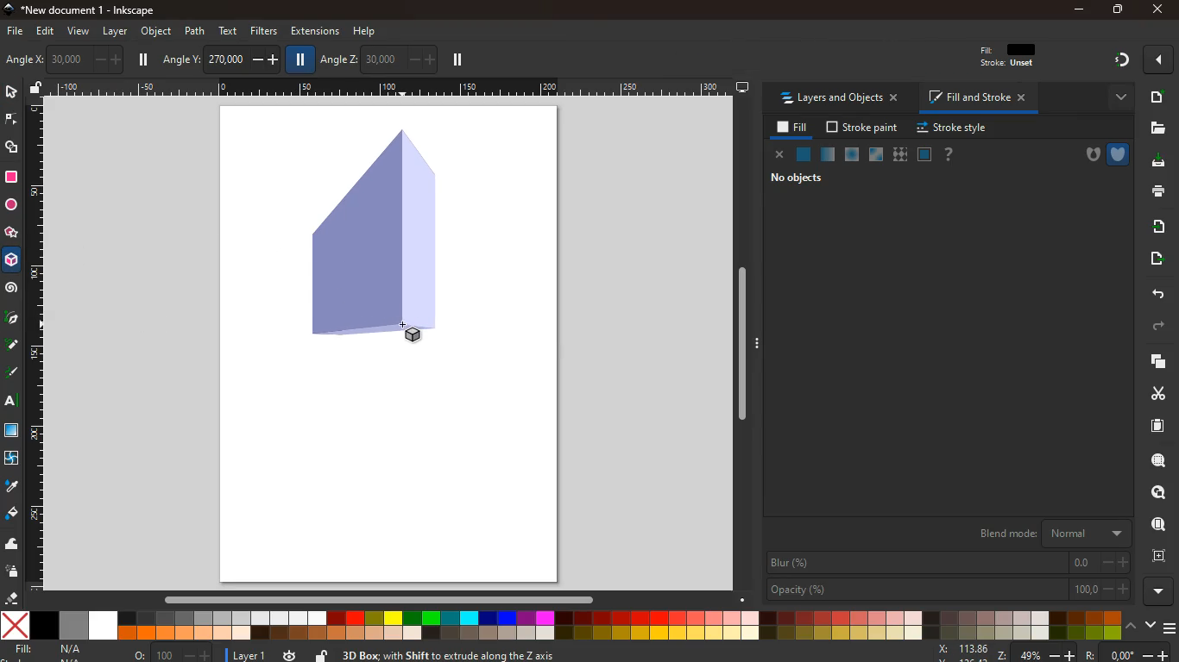 This screenshot has width=1179, height=662. Describe the element at coordinates (949, 128) in the screenshot. I see `stroke style` at that location.